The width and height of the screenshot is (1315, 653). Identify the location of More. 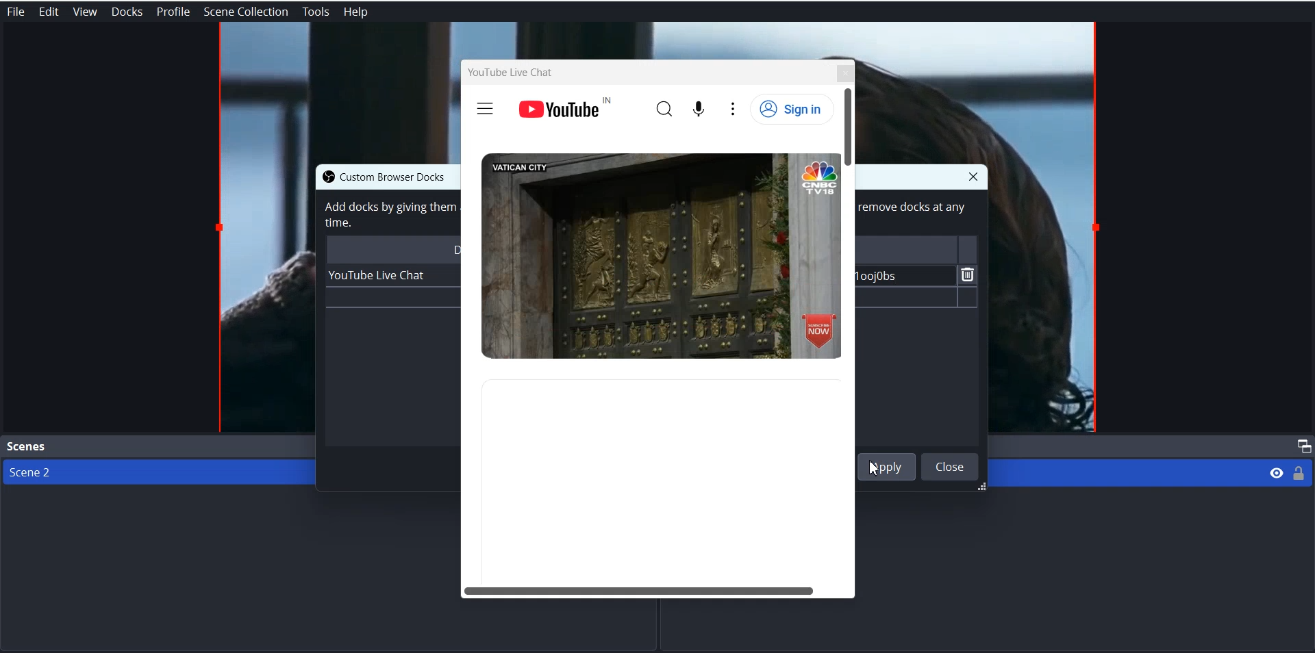
(732, 109).